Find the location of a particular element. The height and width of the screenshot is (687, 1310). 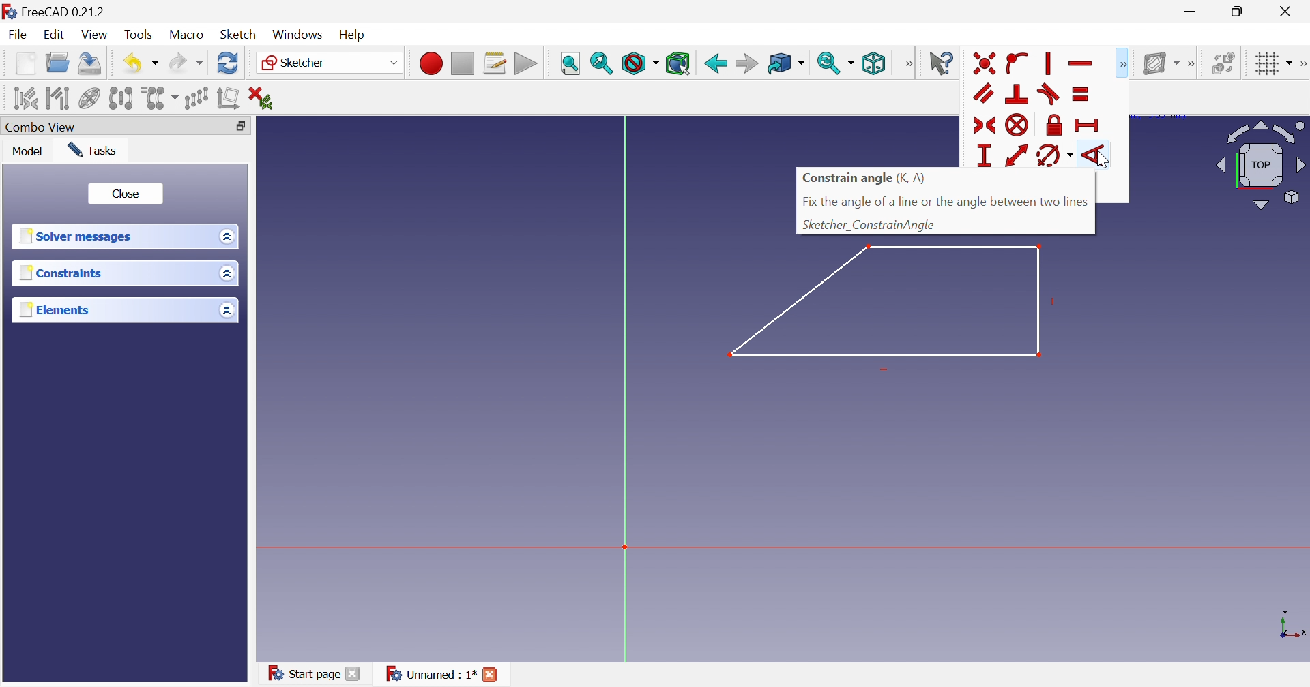

Toggle grid is located at coordinates (1264, 63).